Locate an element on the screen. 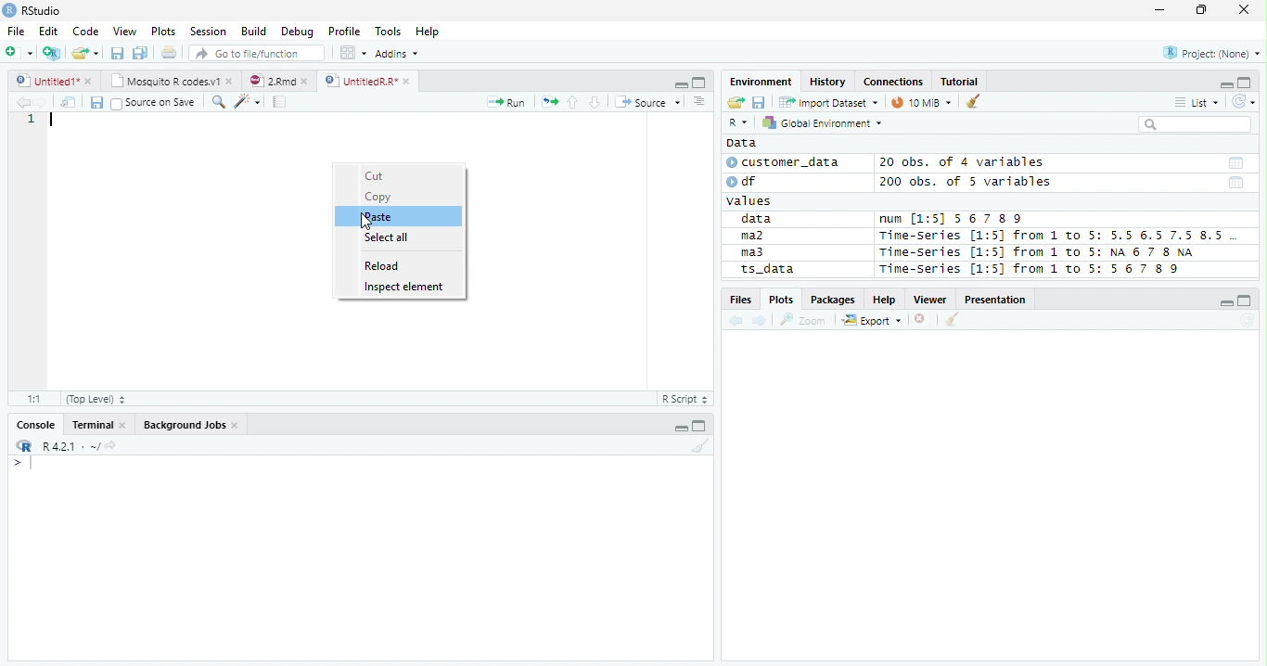  Minimize is located at coordinates (1227, 304).